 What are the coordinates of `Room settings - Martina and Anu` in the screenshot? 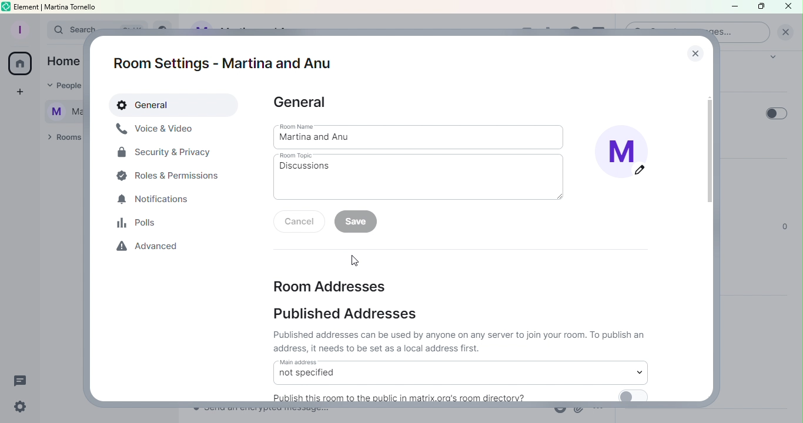 It's located at (226, 63).